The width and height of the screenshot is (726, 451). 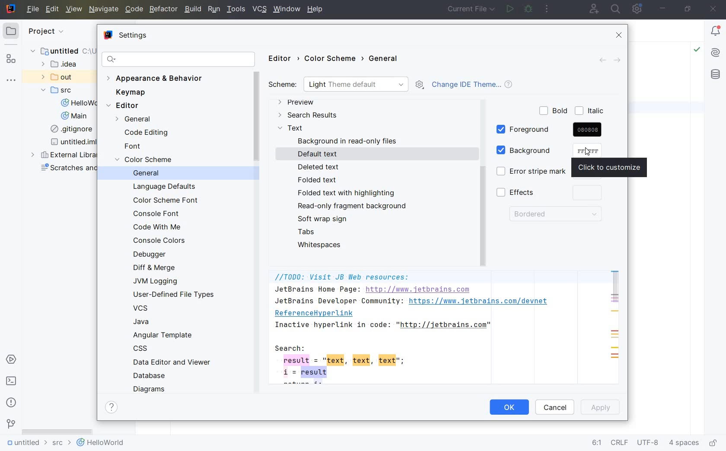 I want to click on scrollbar, so click(x=57, y=430).